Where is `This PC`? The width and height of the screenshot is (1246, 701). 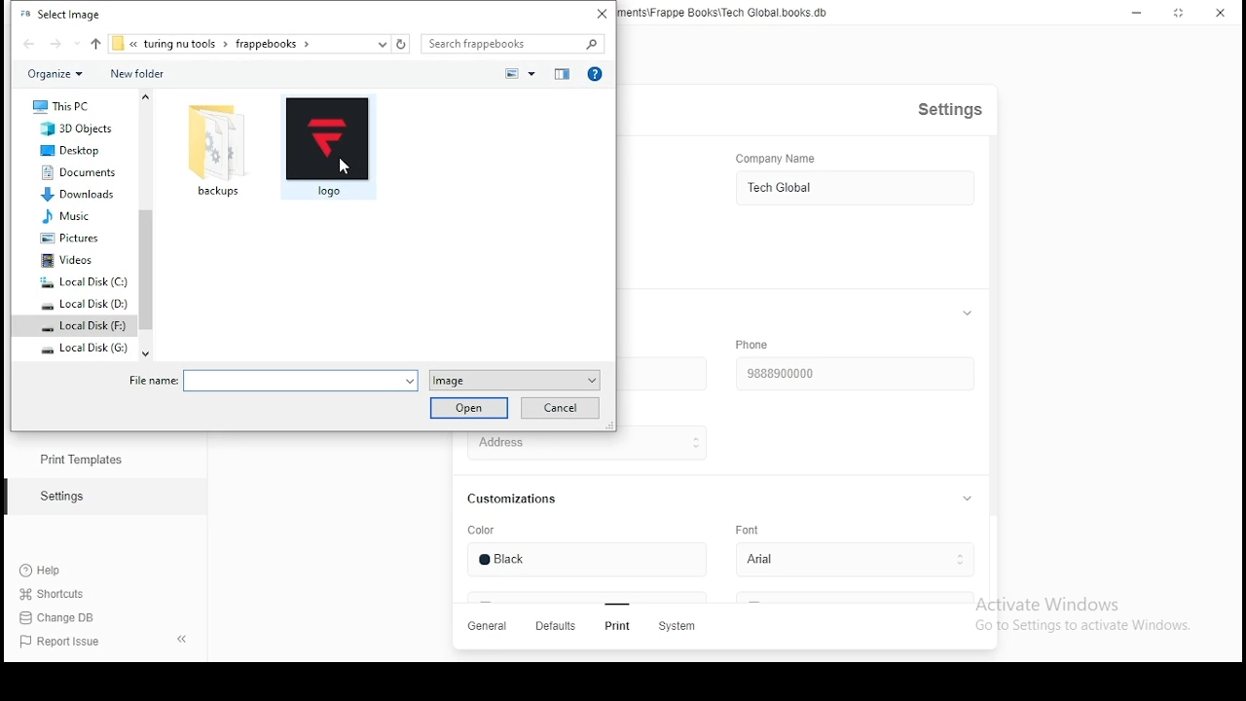 This PC is located at coordinates (63, 107).